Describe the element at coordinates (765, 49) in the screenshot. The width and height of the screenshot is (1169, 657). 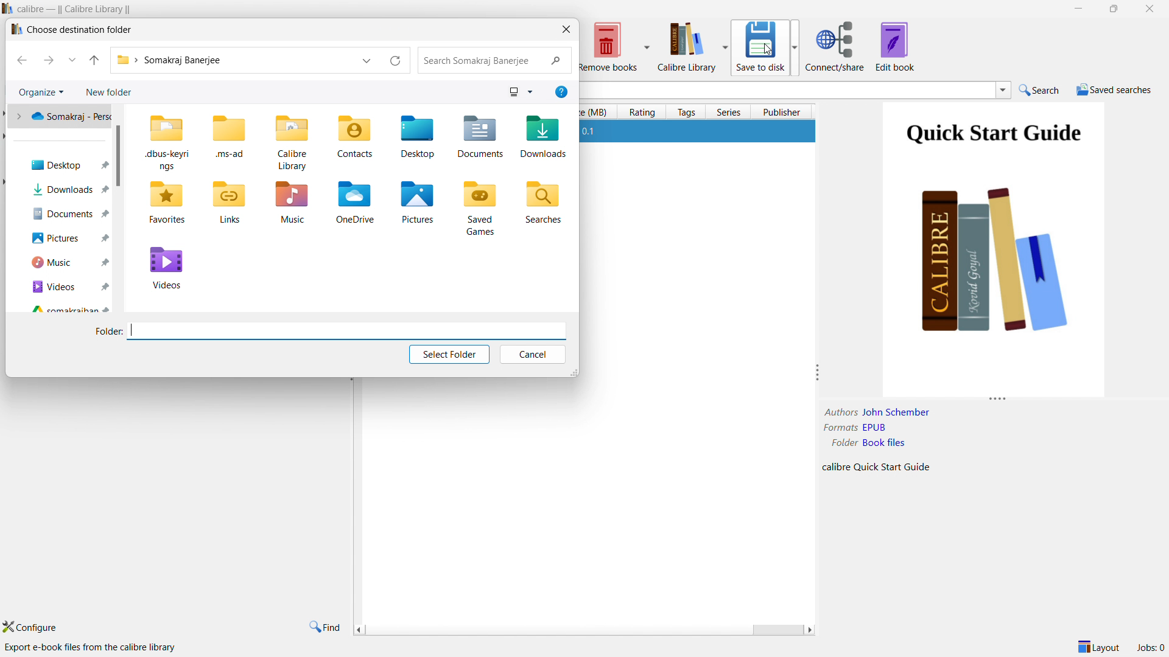
I see `cursor` at that location.